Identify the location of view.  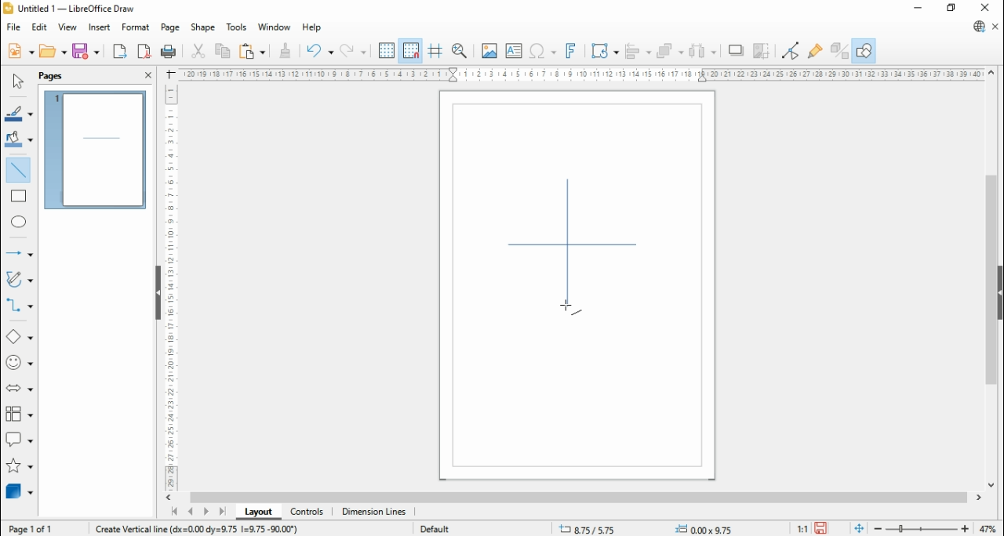
(67, 28).